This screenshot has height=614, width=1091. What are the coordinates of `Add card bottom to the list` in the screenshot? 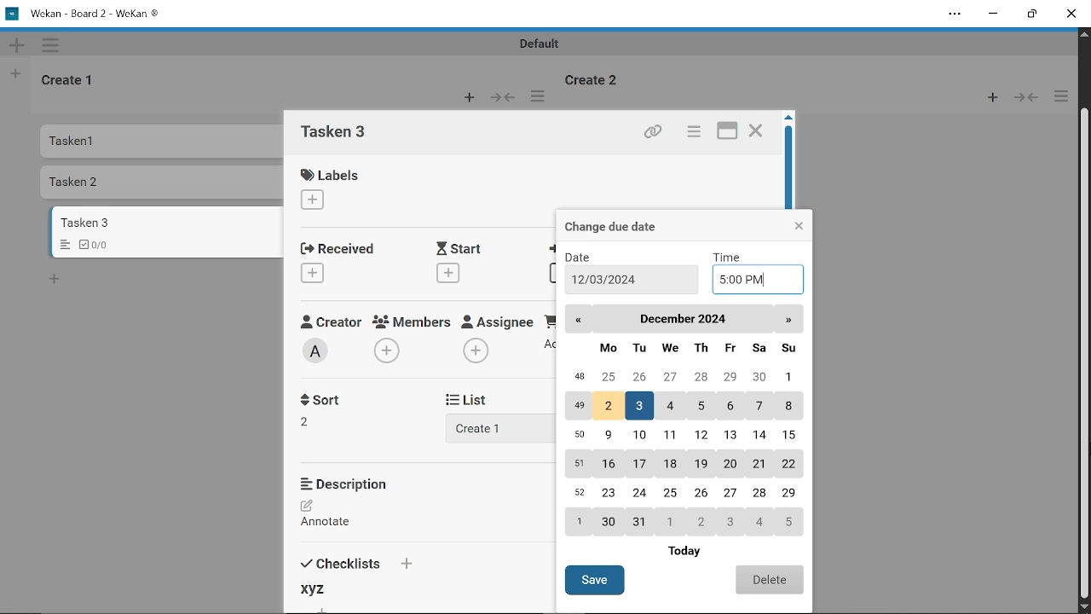 It's located at (54, 280).